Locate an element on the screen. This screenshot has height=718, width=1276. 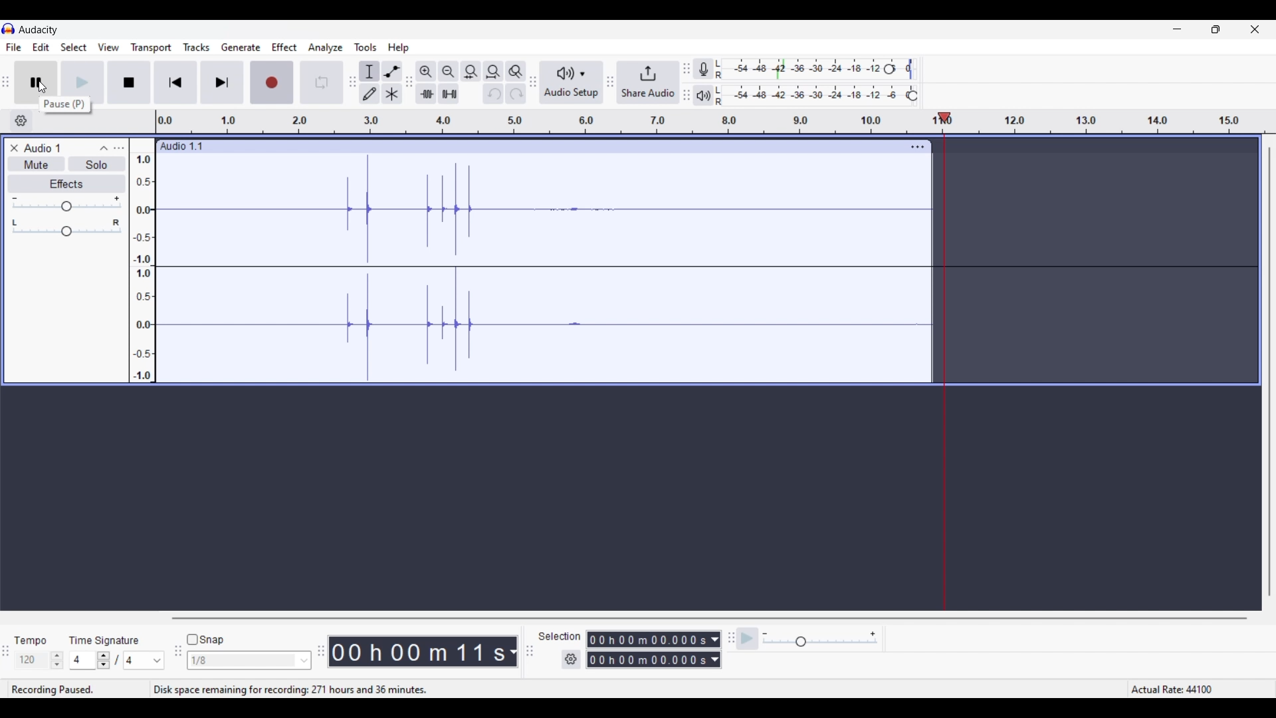
Delete current track is located at coordinates (15, 148).